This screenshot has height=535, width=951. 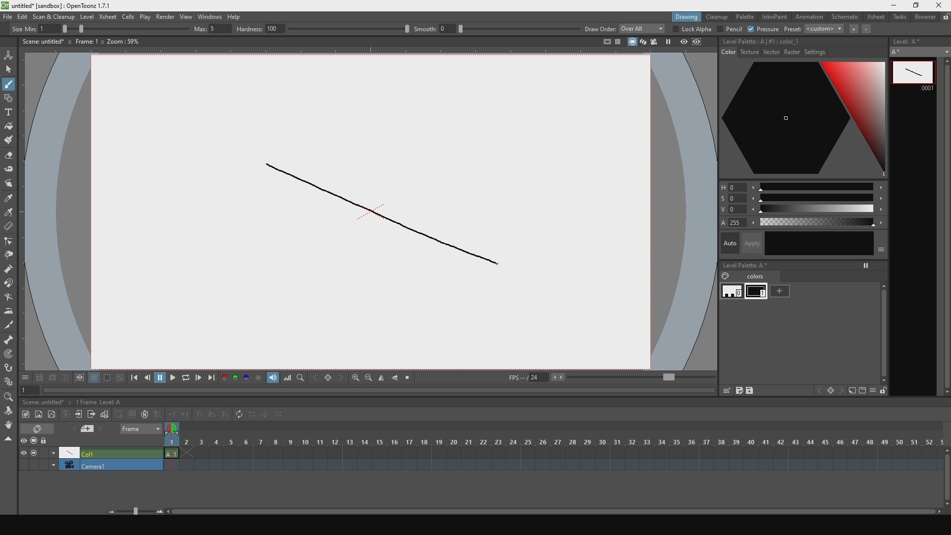 What do you see at coordinates (669, 43) in the screenshot?
I see `pause` at bounding box center [669, 43].